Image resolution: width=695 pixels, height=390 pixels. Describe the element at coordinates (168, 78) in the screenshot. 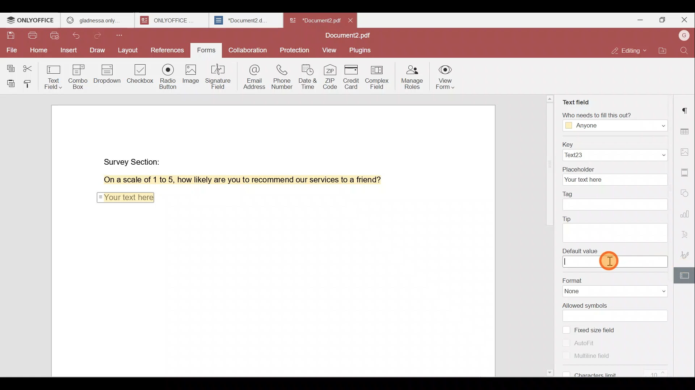

I see `Radio` at that location.